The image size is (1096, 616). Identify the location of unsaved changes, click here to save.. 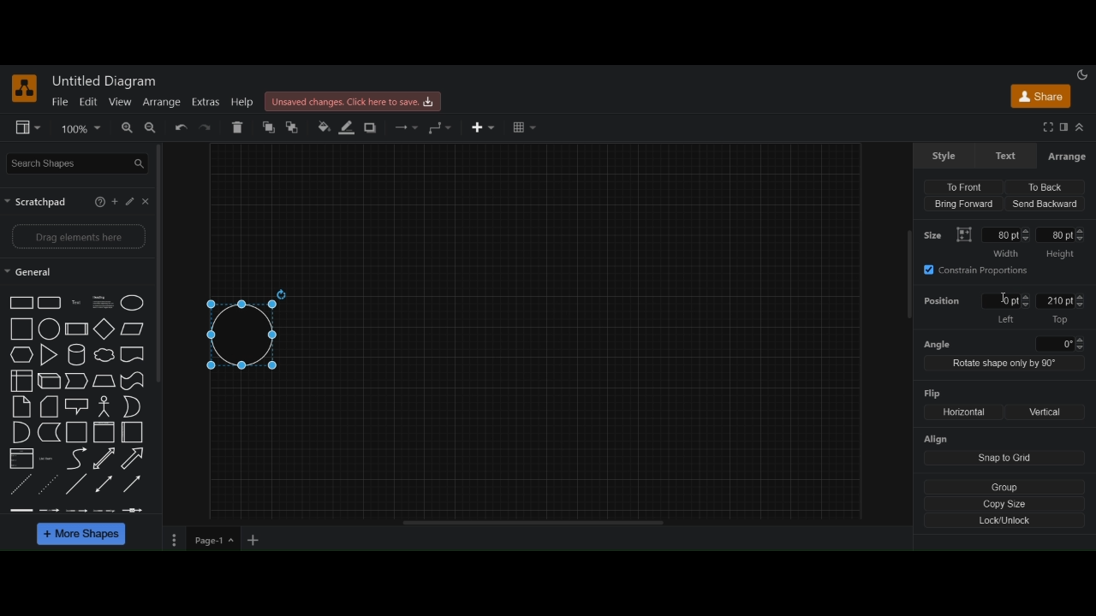
(355, 102).